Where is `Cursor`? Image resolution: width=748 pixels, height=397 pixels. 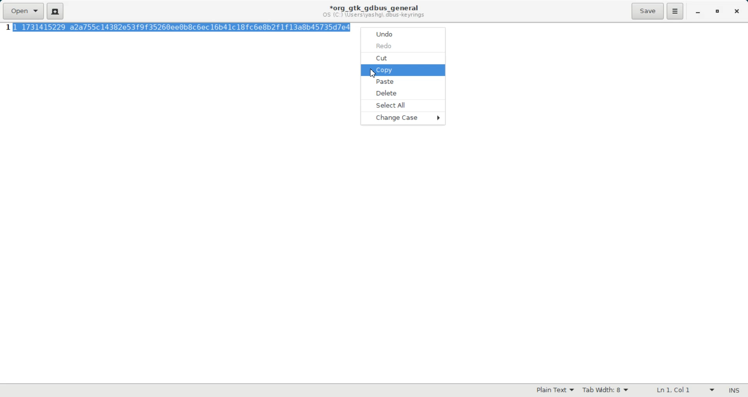 Cursor is located at coordinates (372, 73).